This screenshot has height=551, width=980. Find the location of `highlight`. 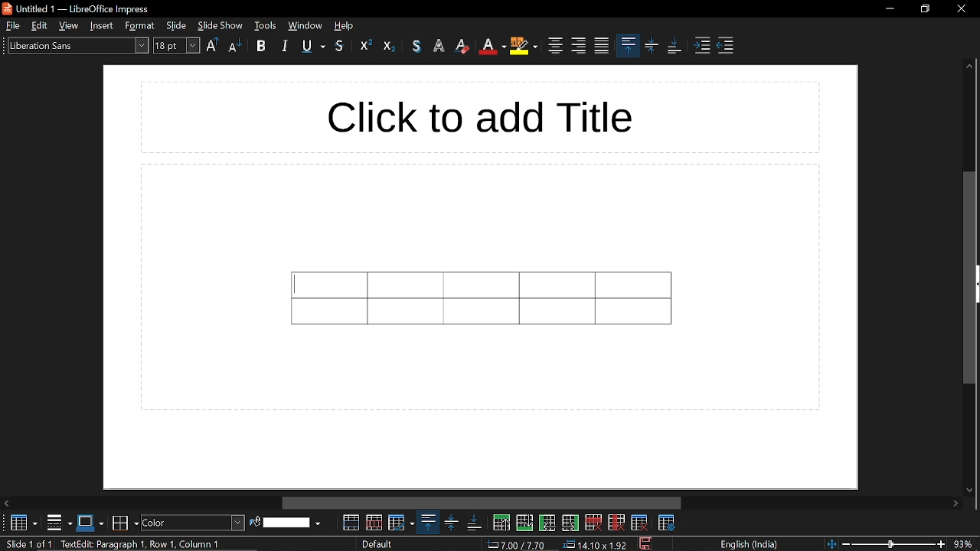

highlight is located at coordinates (439, 44).